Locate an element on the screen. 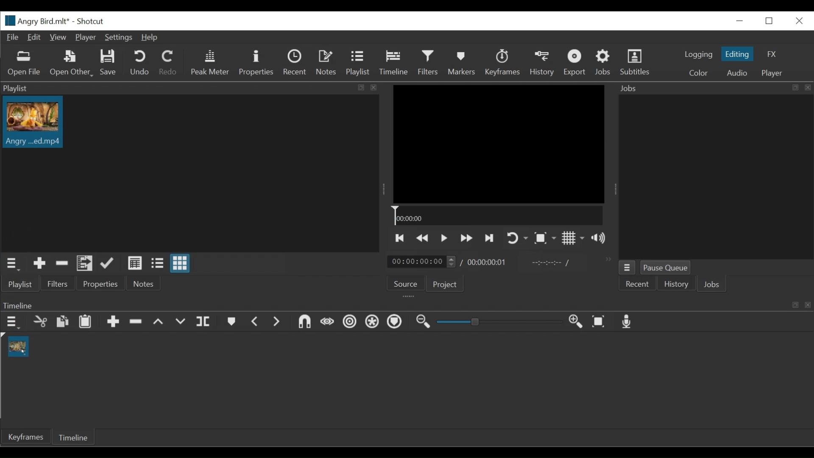  Jobs is located at coordinates (713, 87).